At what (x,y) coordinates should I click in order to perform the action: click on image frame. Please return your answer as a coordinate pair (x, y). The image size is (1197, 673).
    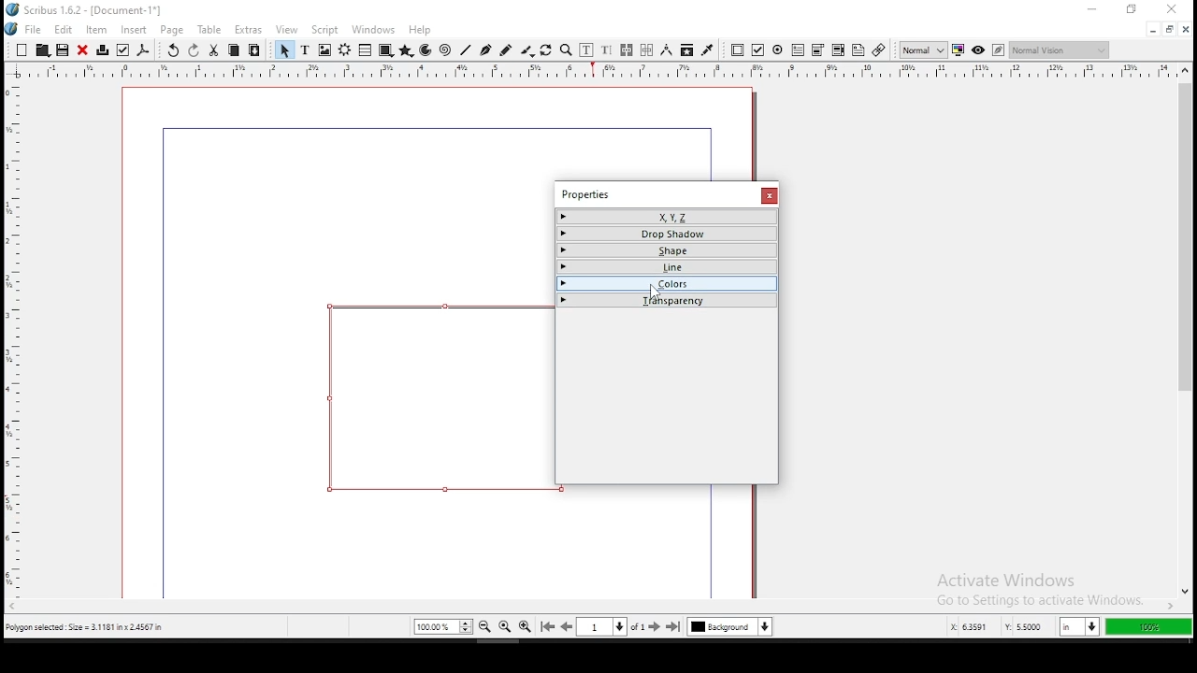
    Looking at the image, I should click on (324, 50).